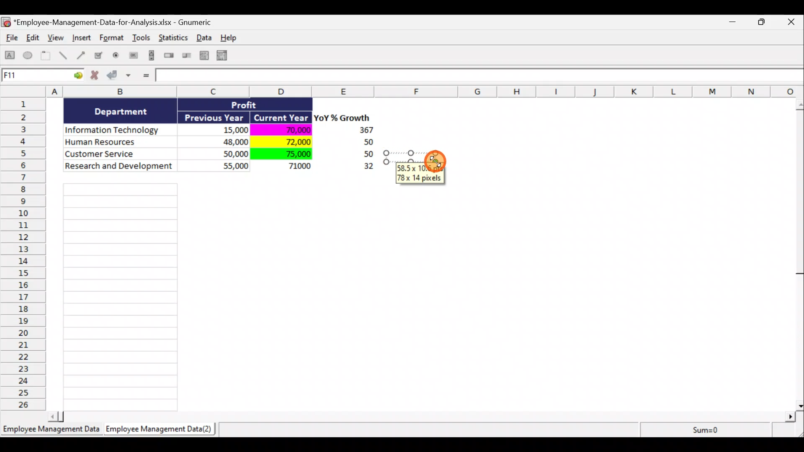 The height and width of the screenshot is (452, 804). What do you see at coordinates (766, 21) in the screenshot?
I see `Maximise` at bounding box center [766, 21].